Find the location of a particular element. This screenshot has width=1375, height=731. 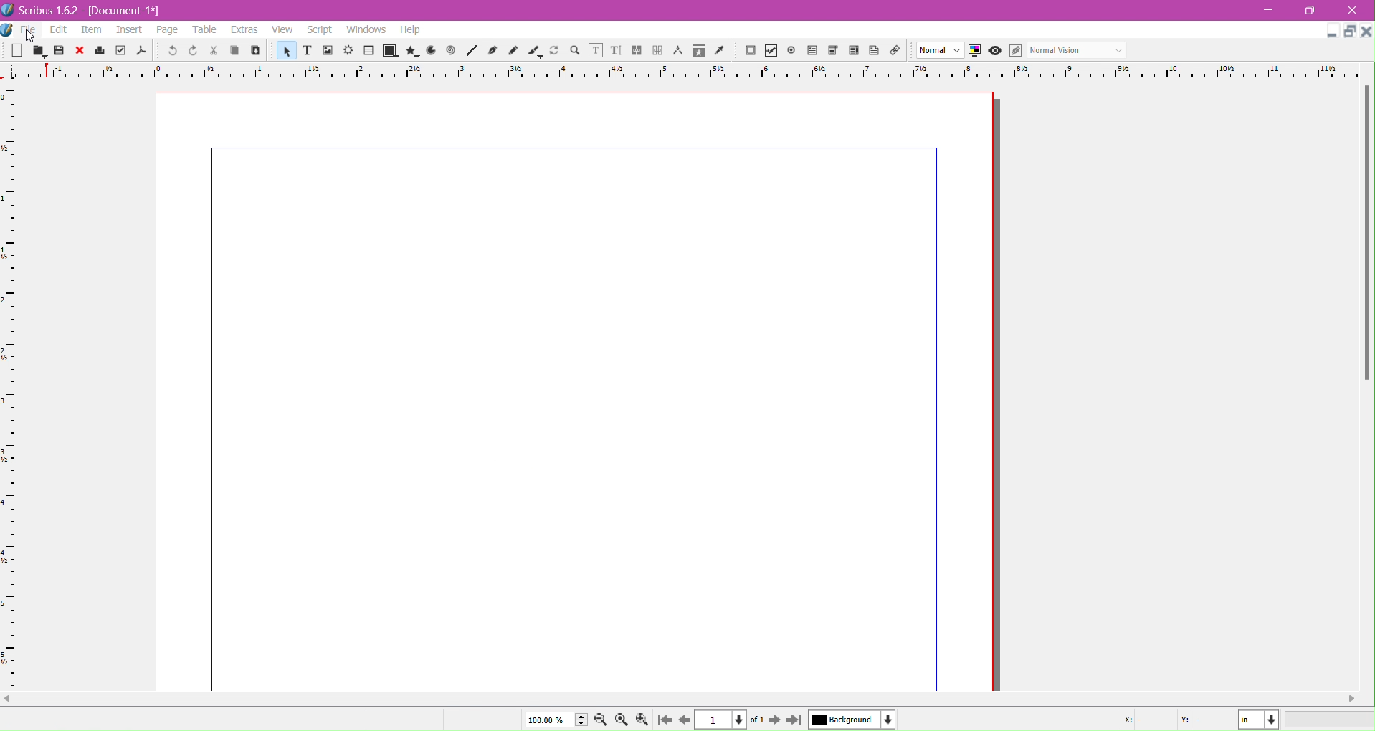

rotate item is located at coordinates (556, 52).